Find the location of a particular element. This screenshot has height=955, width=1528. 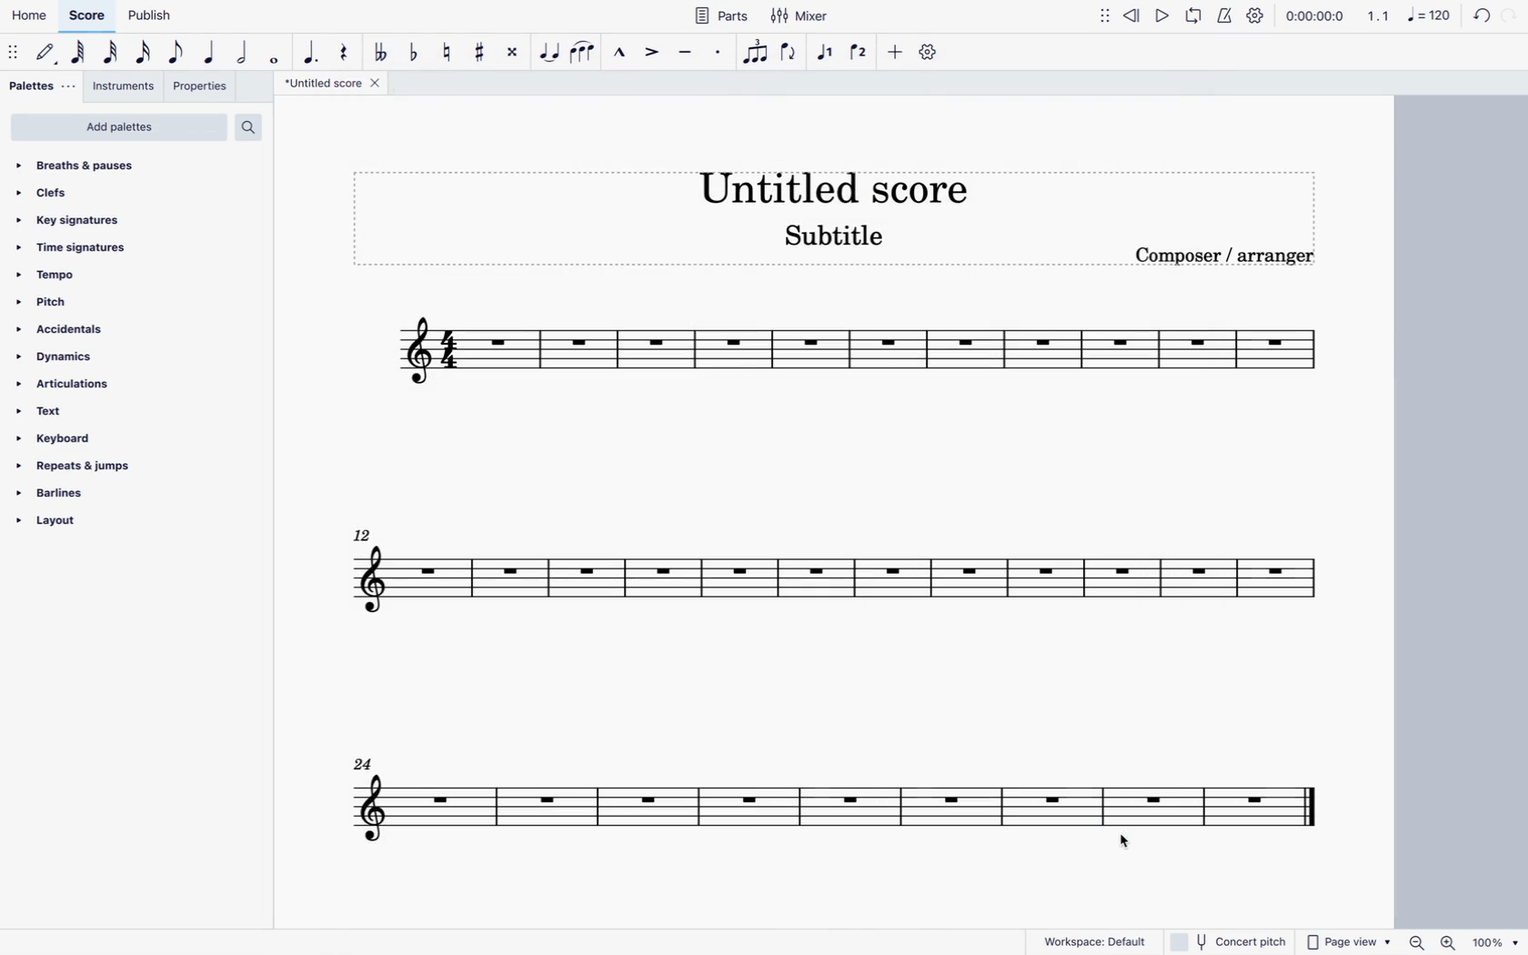

zoom out is located at coordinates (1421, 939).